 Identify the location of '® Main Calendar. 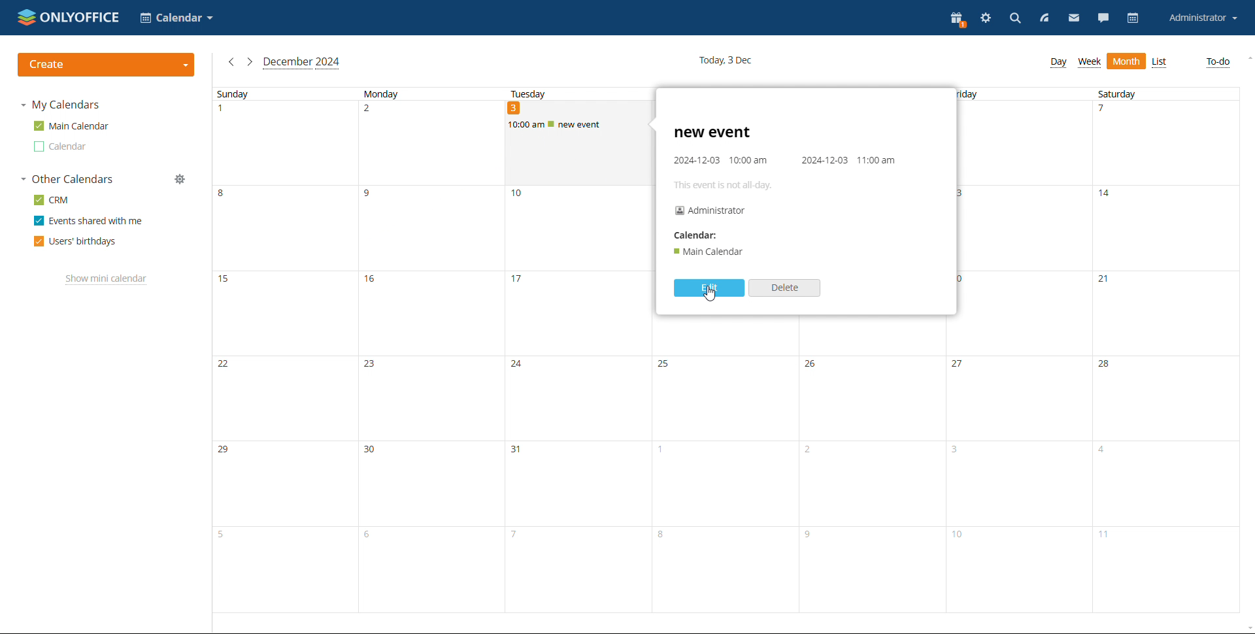
(711, 250).